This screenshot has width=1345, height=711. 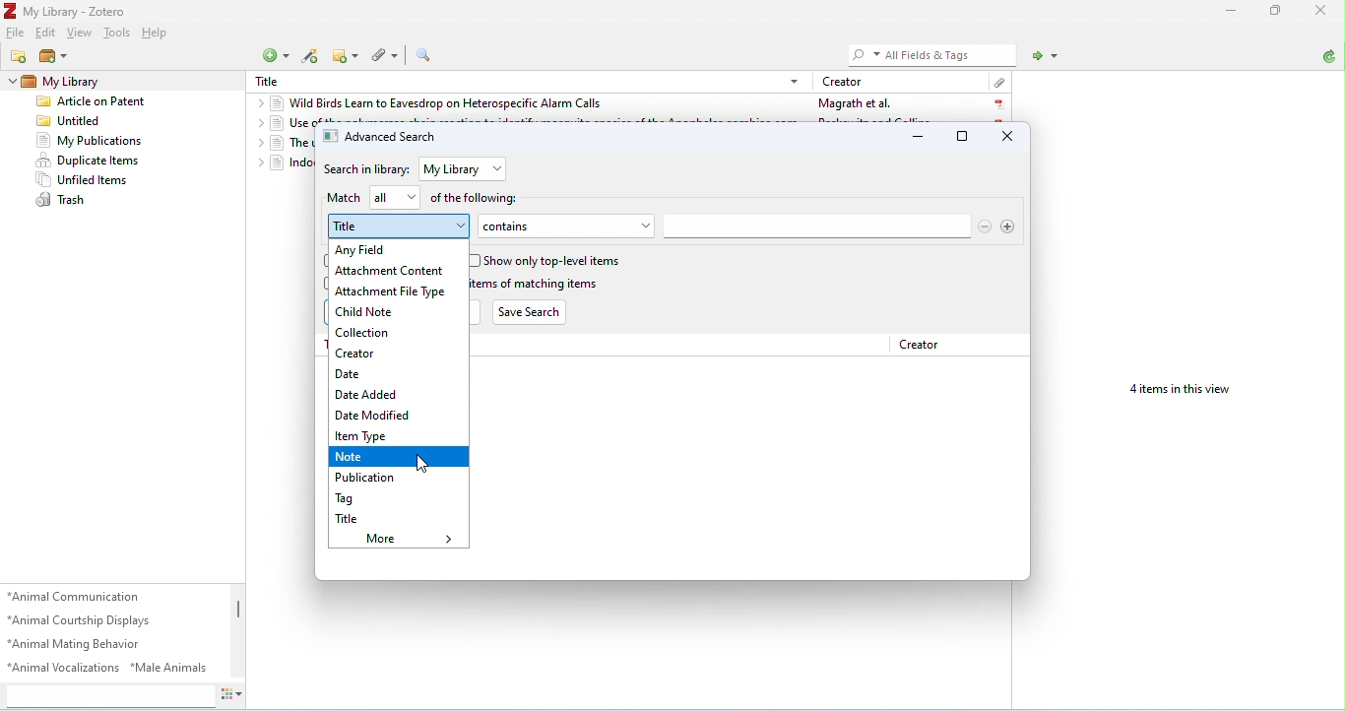 I want to click on untitled, so click(x=72, y=122).